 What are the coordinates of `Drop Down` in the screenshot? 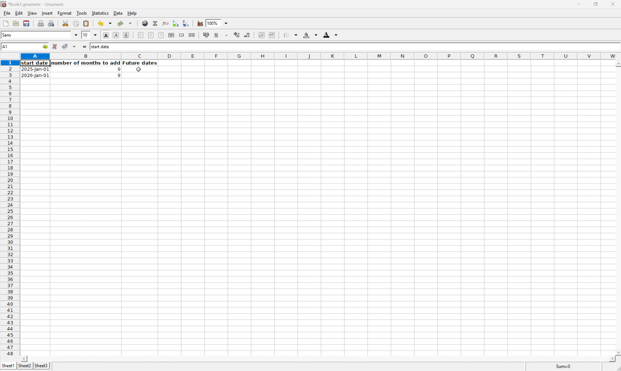 It's located at (95, 35).